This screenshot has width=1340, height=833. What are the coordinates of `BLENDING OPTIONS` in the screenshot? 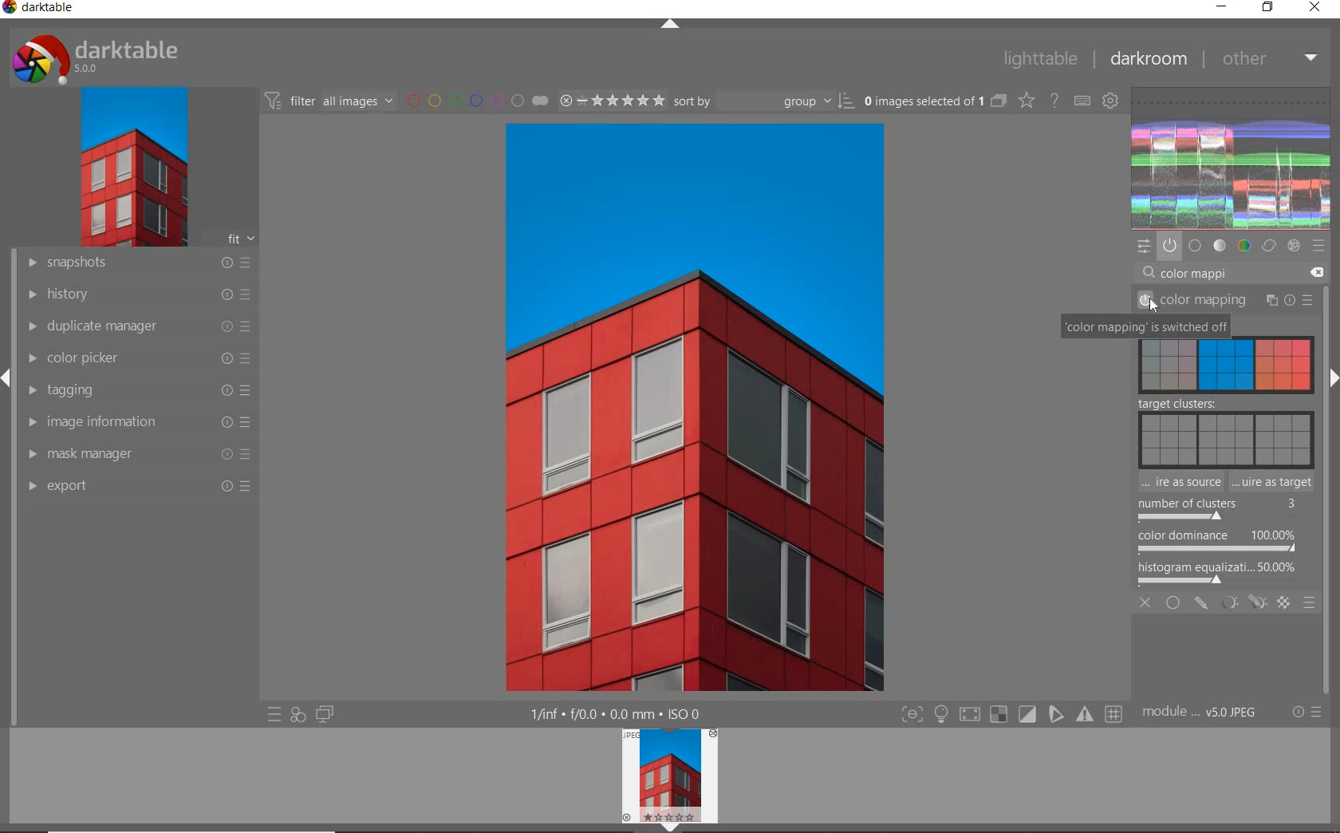 It's located at (1310, 604).